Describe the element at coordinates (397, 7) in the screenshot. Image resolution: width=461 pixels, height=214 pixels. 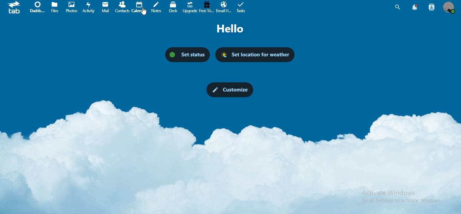
I see `search` at that location.